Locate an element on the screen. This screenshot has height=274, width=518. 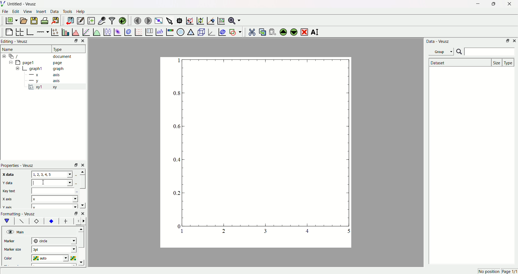
import datasets is located at coordinates (70, 20).